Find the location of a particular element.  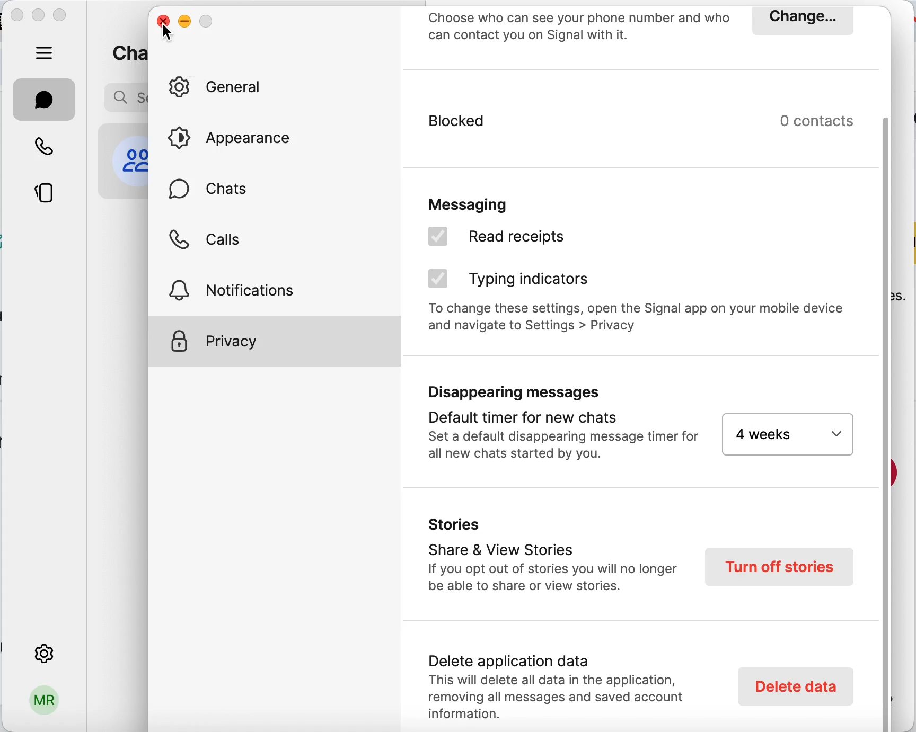

change is located at coordinates (801, 20).